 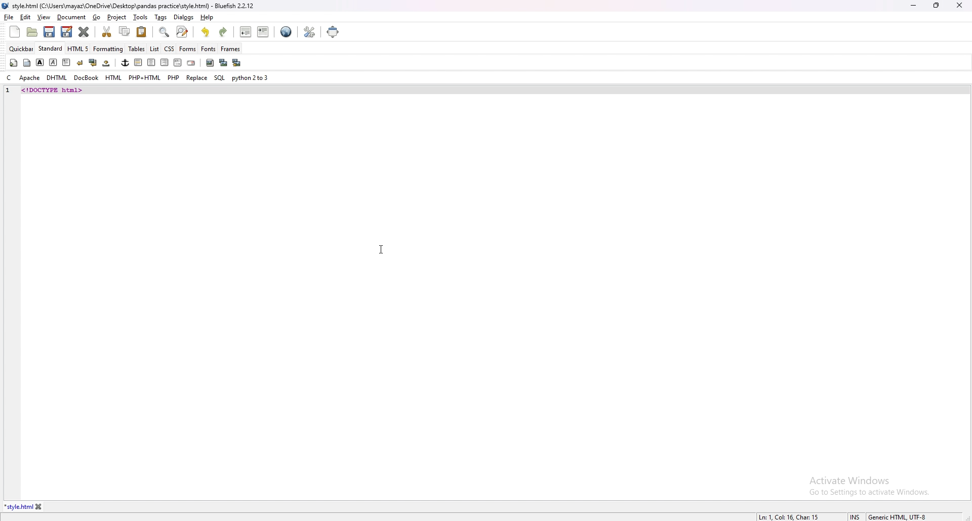 What do you see at coordinates (177, 63) in the screenshot?
I see `html comment` at bounding box center [177, 63].